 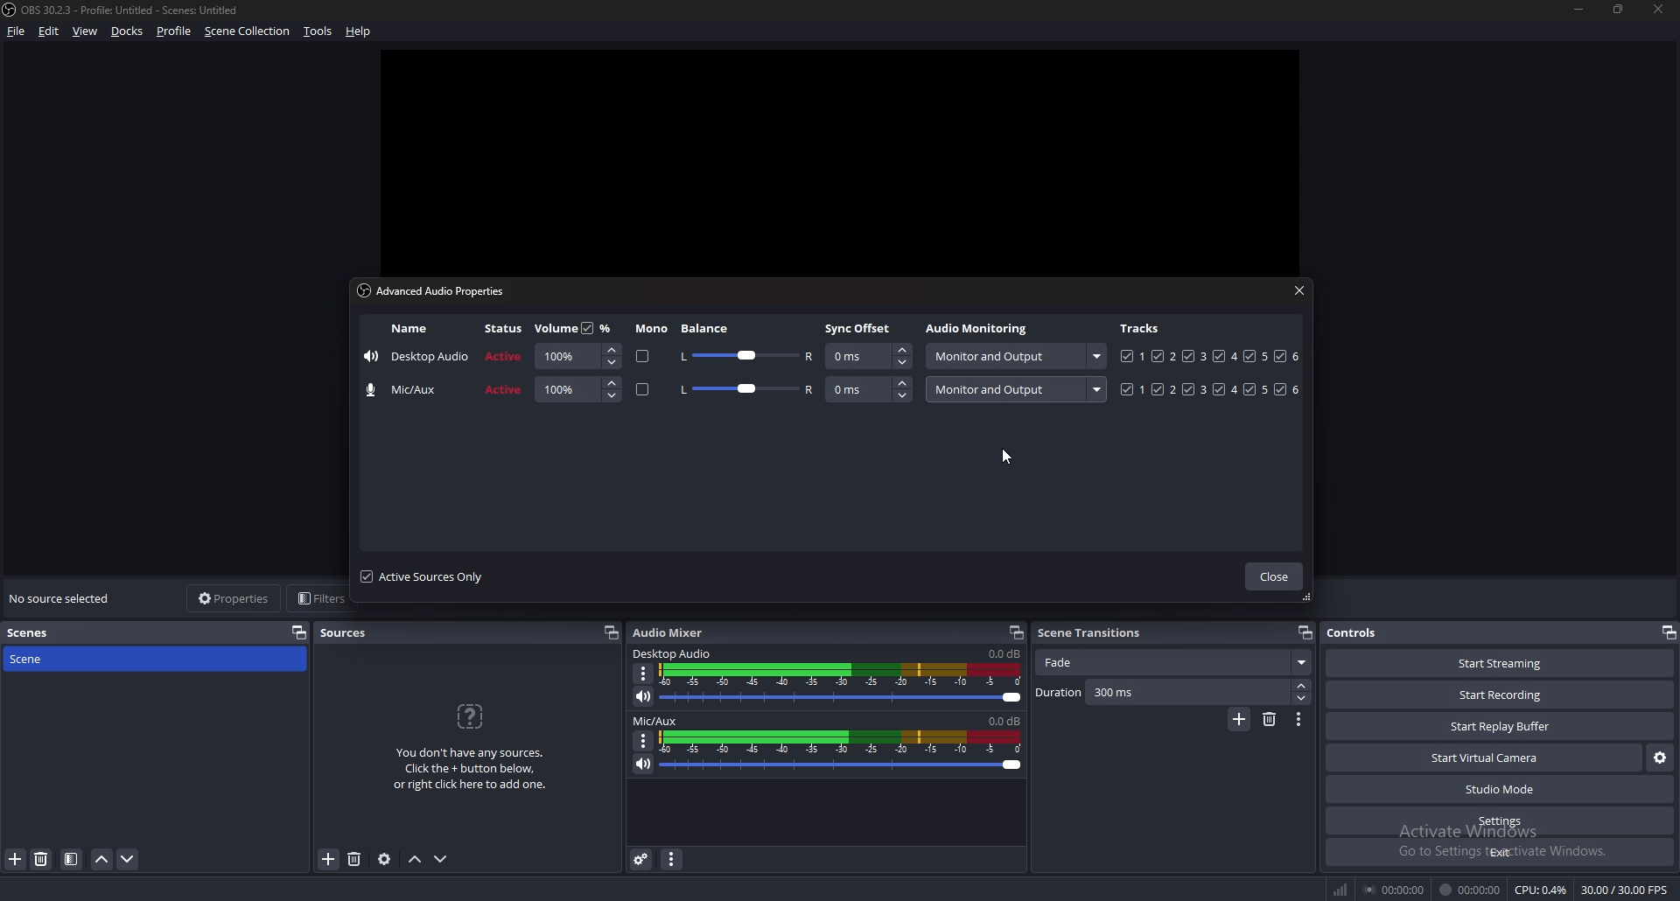 What do you see at coordinates (1274, 576) in the screenshot?
I see `close` at bounding box center [1274, 576].